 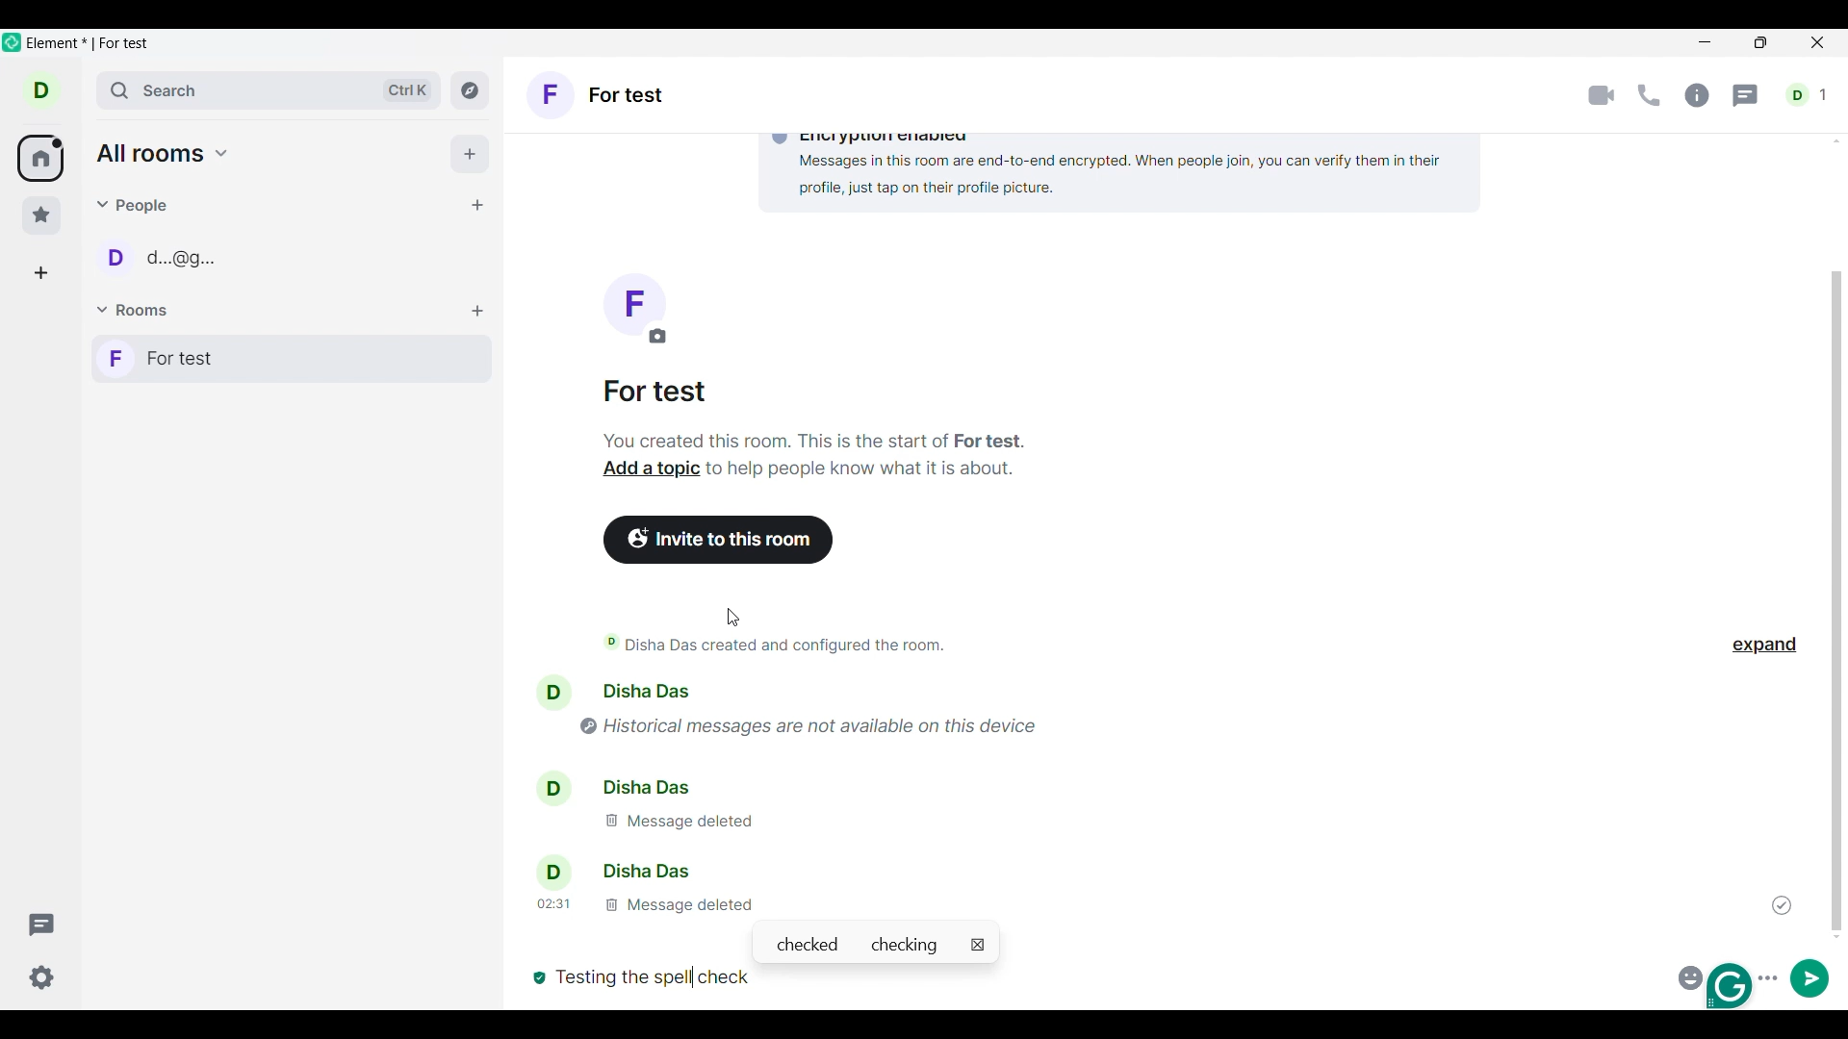 What do you see at coordinates (292, 359) in the screenshot?
I see `f for test` at bounding box center [292, 359].